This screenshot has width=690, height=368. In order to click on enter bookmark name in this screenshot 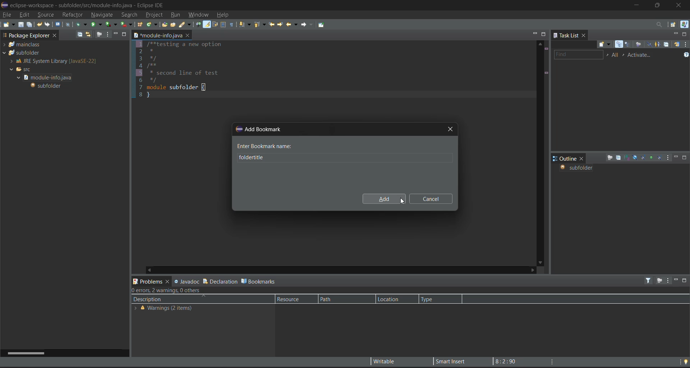, I will do `click(265, 146)`.